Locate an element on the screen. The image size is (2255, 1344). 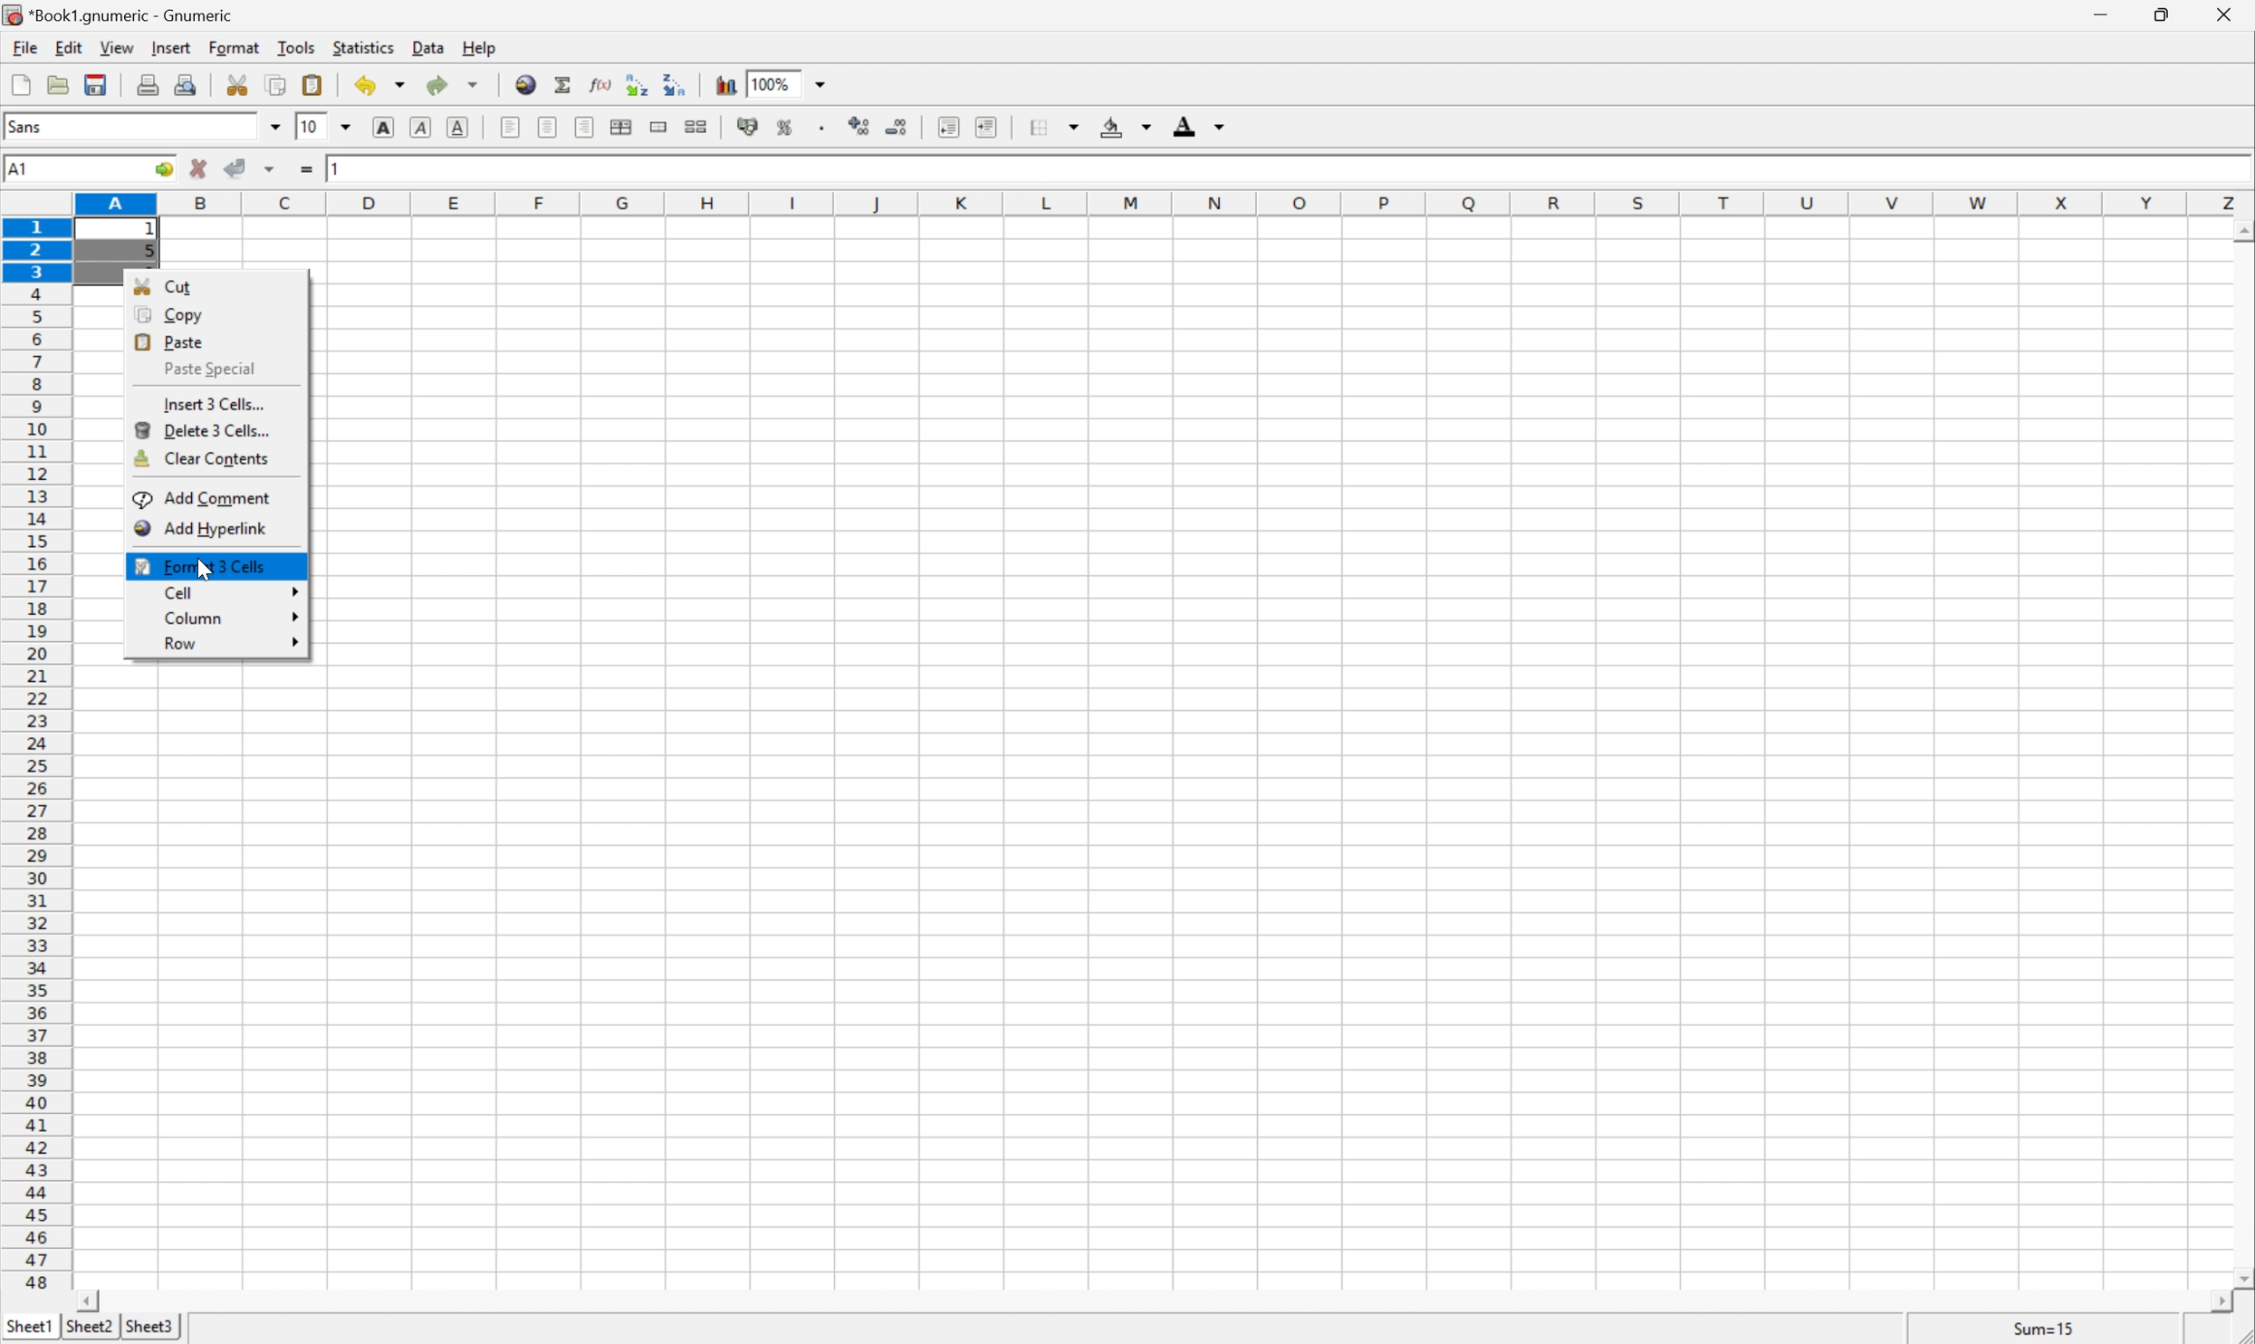
view is located at coordinates (119, 47).